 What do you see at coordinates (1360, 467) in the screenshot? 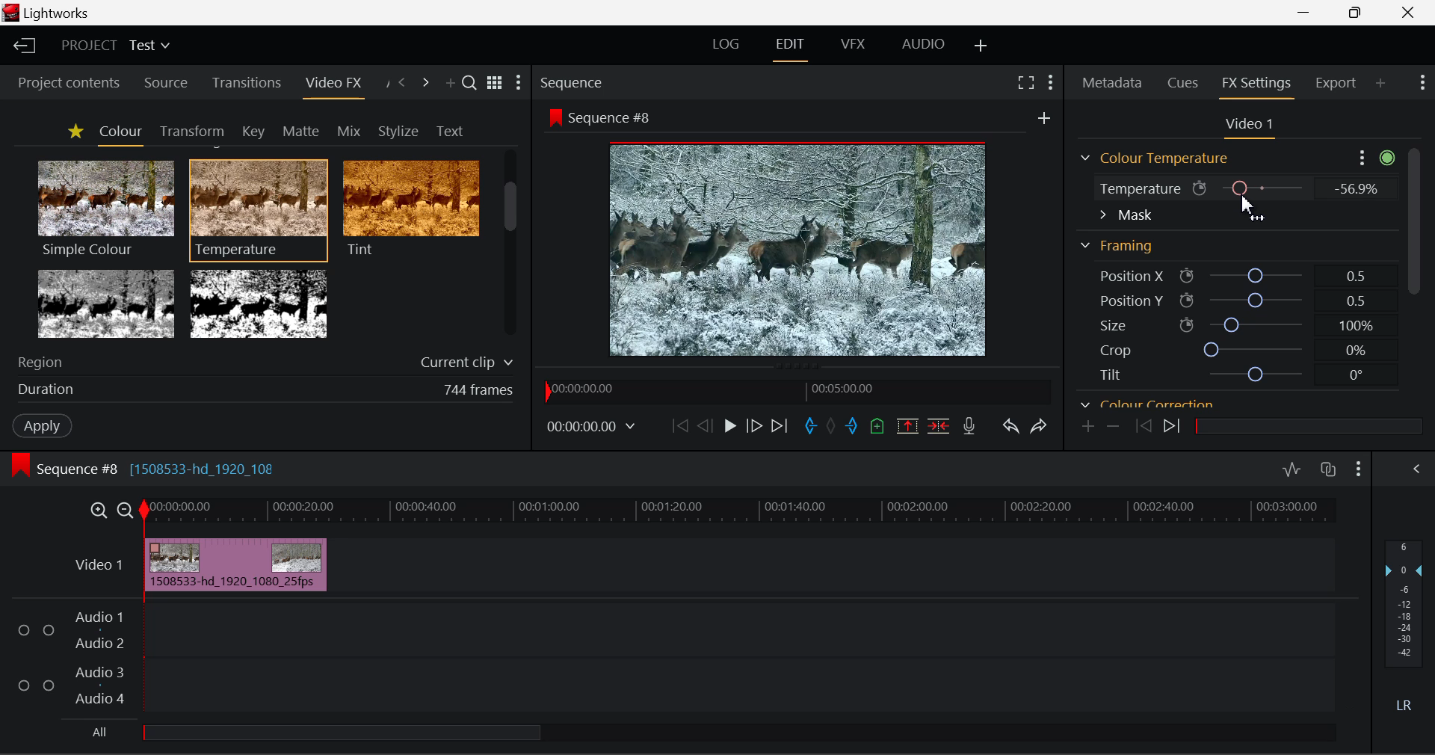
I see `Show Settings` at bounding box center [1360, 467].